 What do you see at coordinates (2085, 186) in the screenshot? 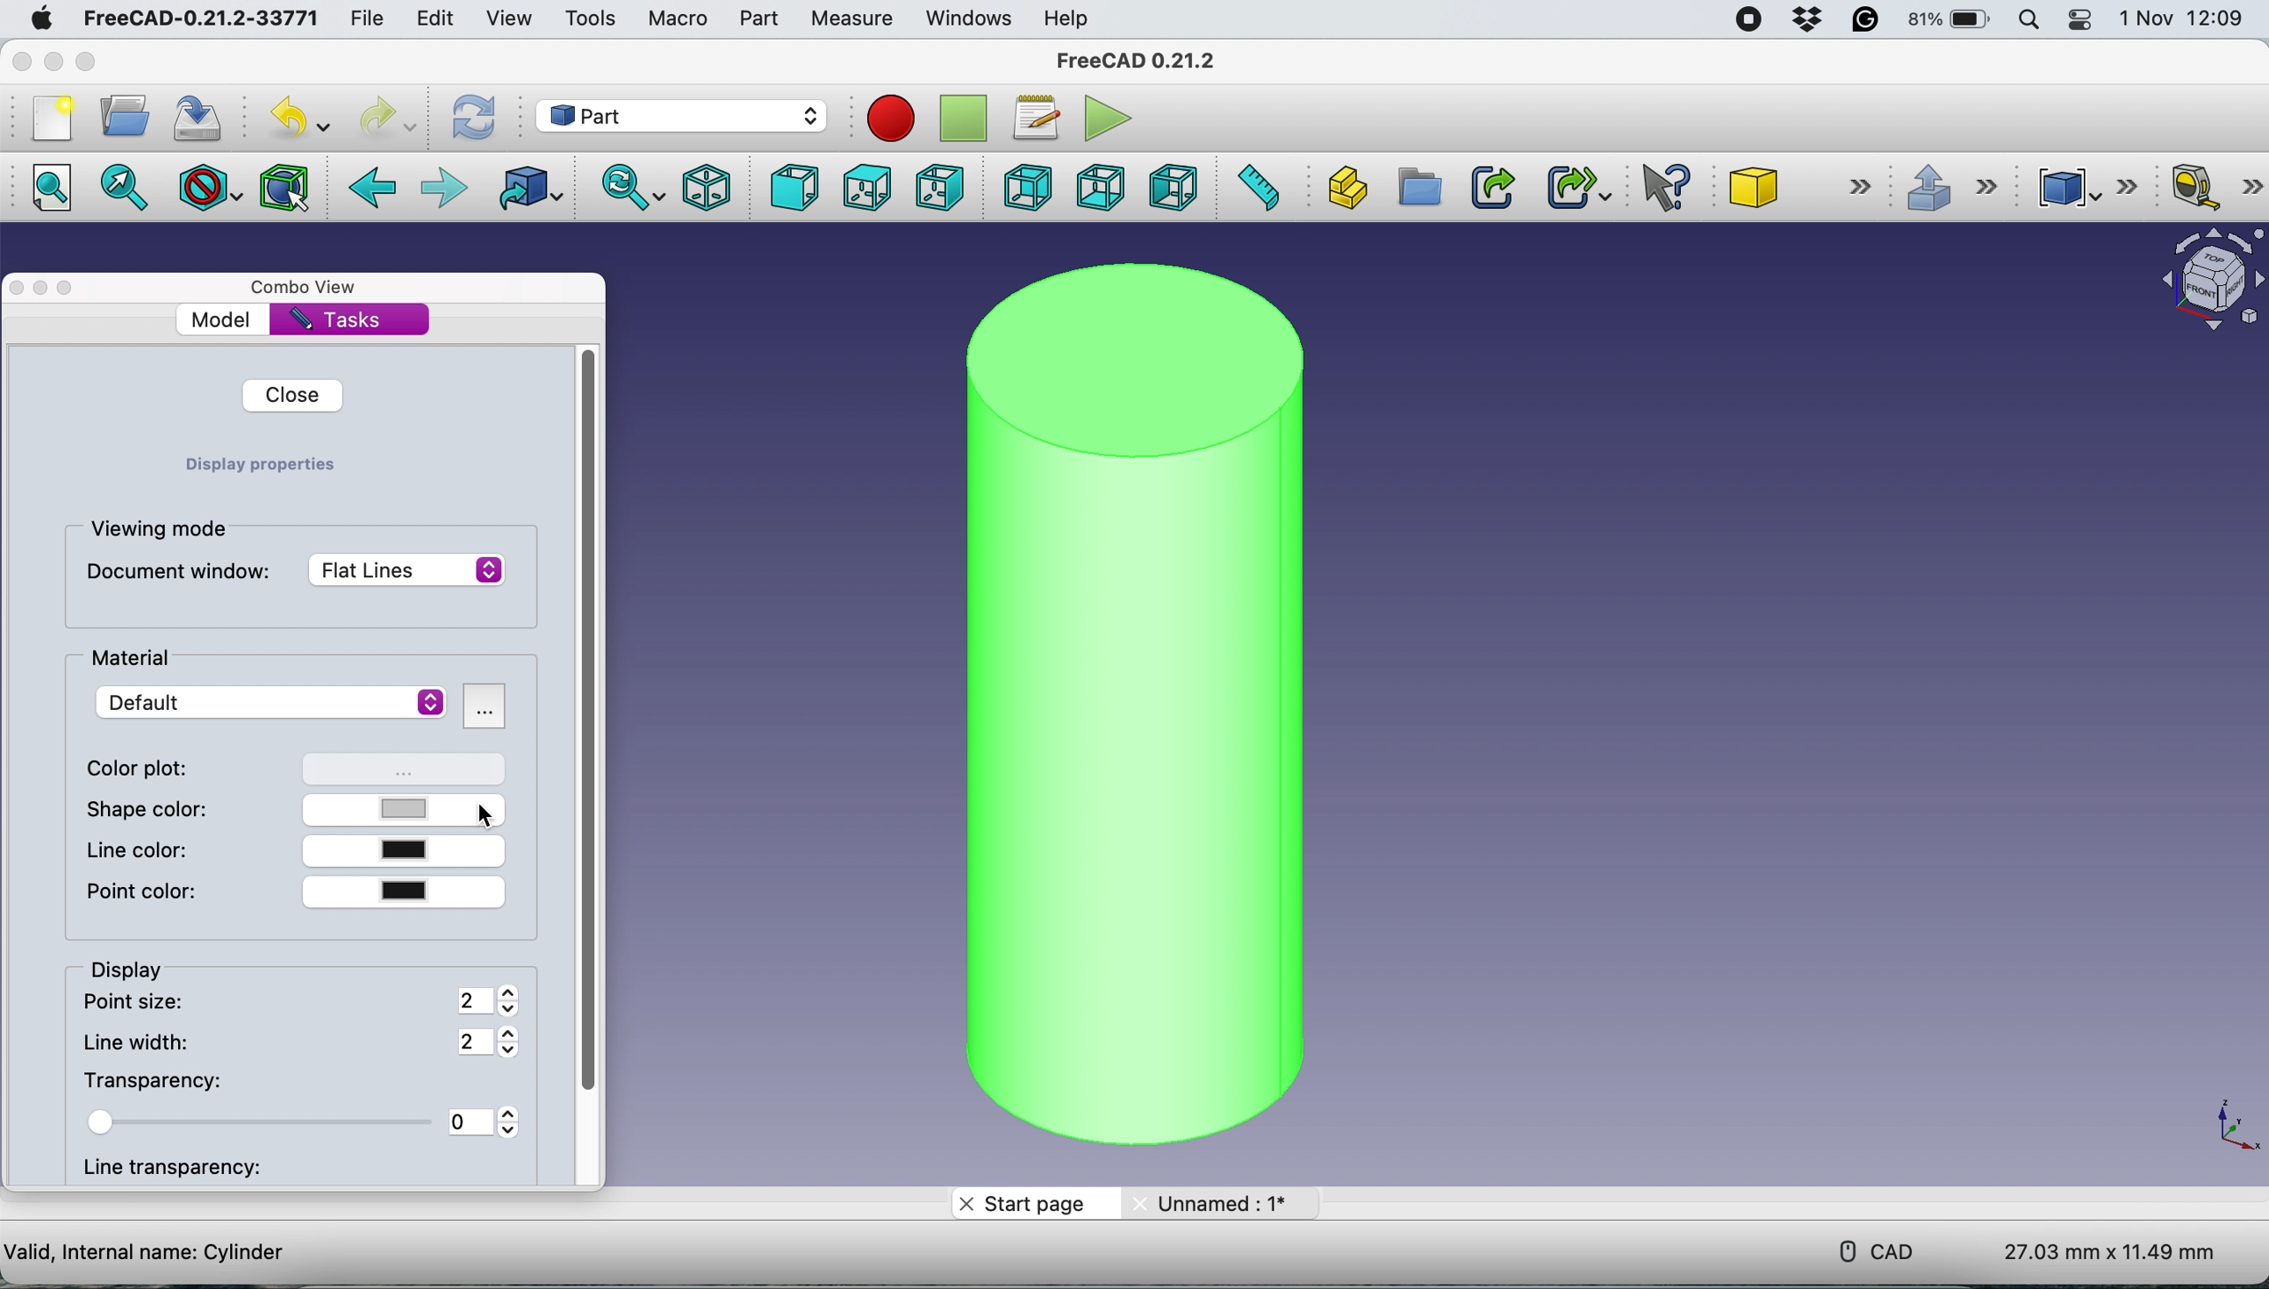
I see `compound tools` at bounding box center [2085, 186].